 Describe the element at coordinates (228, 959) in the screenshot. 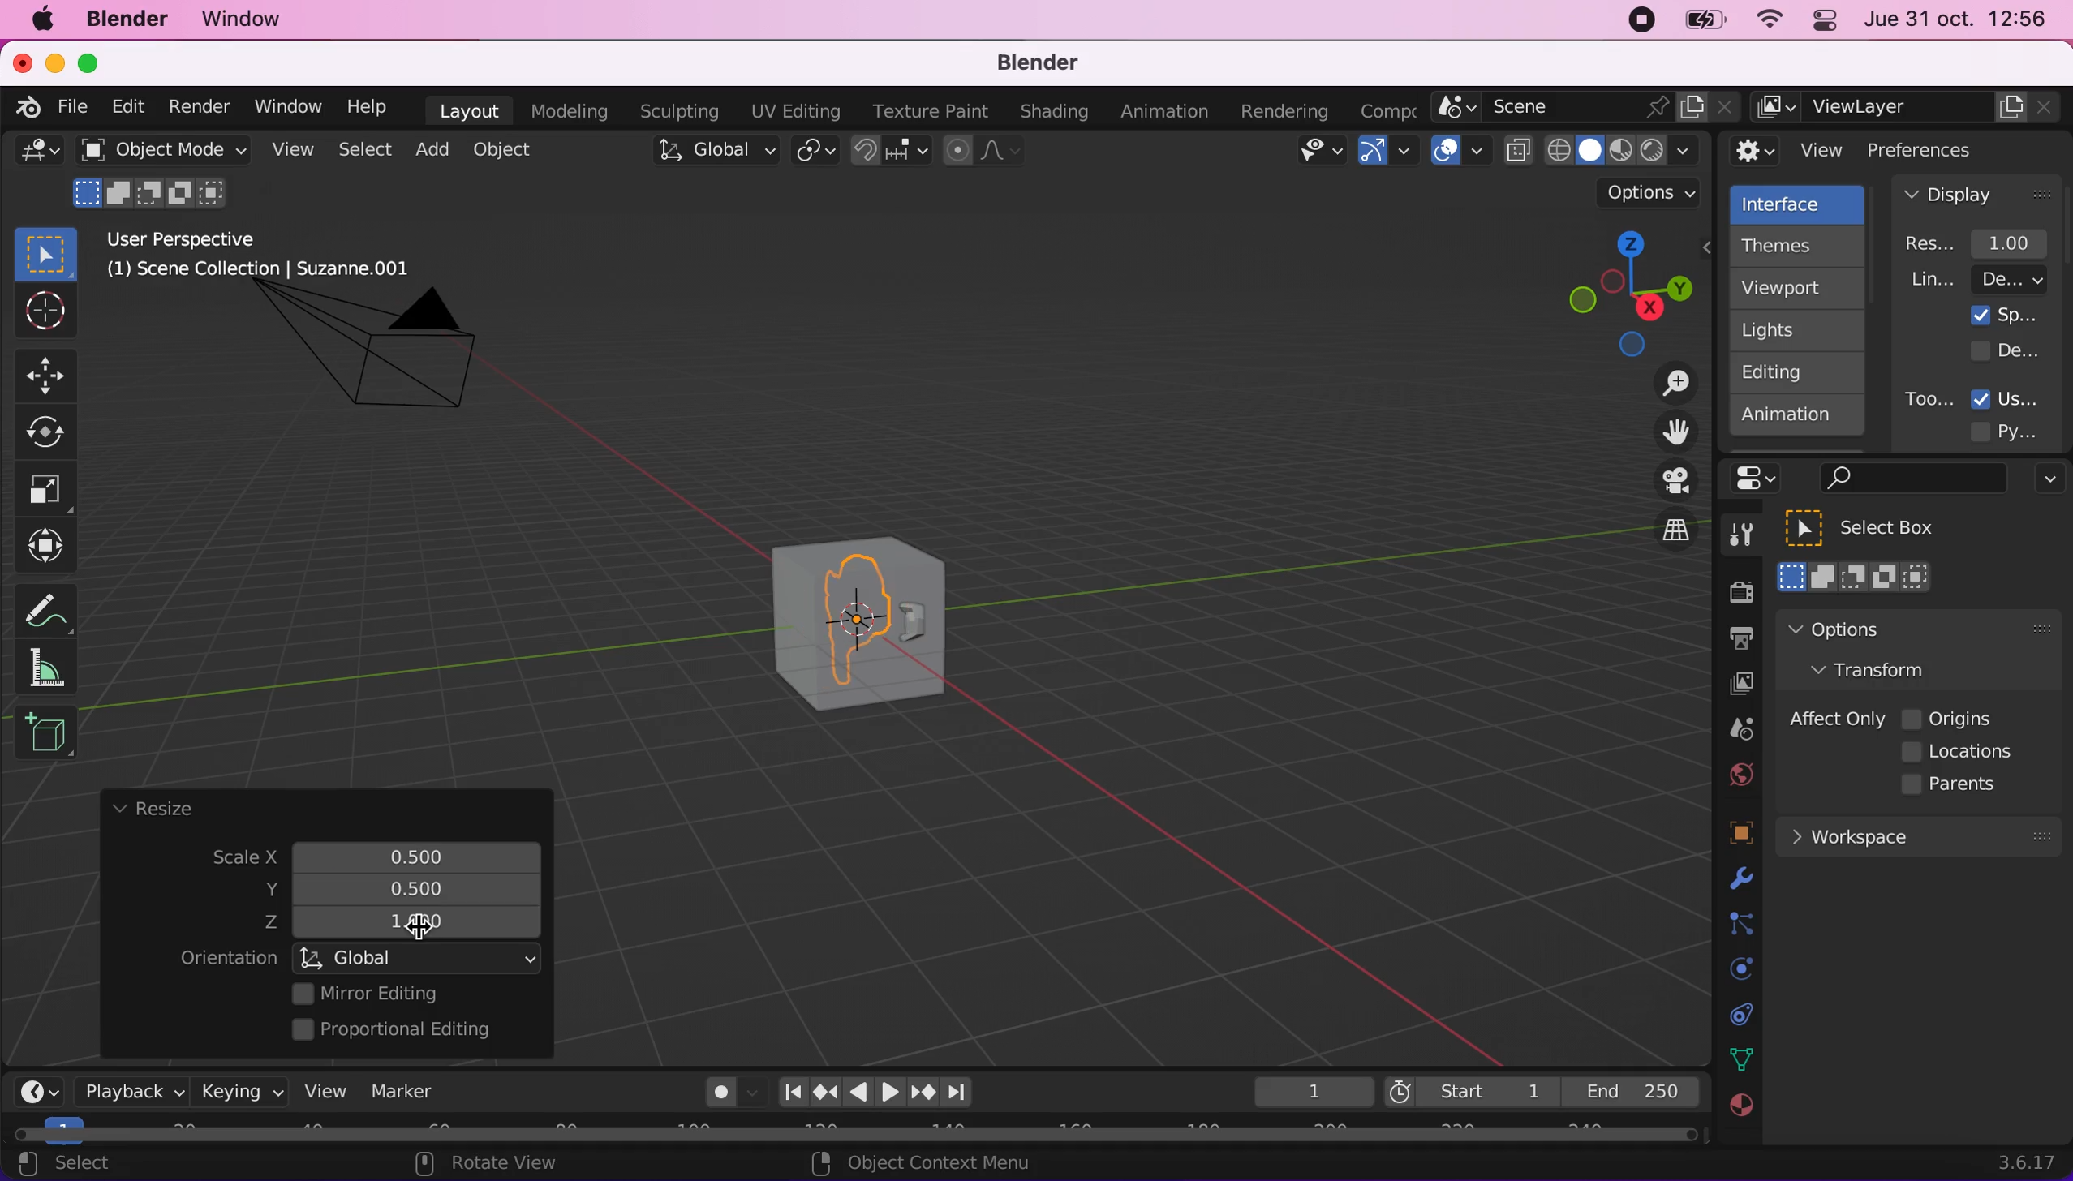

I see `orientation` at that location.